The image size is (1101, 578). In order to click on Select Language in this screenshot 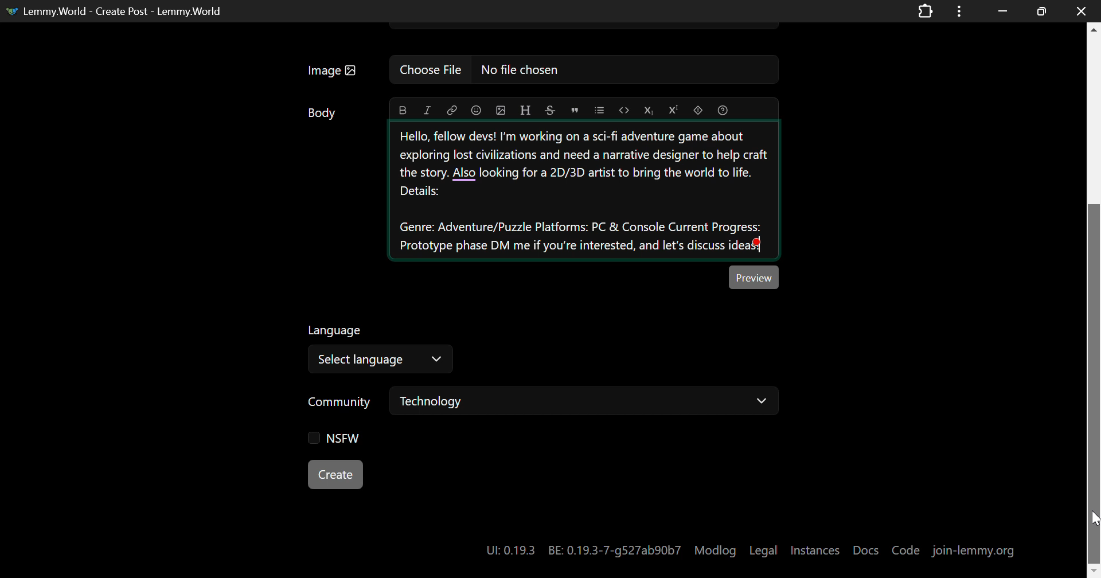, I will do `click(381, 360)`.